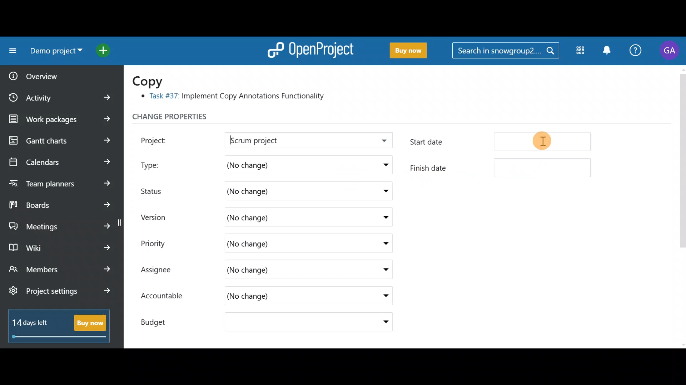 The height and width of the screenshot is (385, 686). I want to click on ® Task #37: Implement Copy Annotations Functionality, so click(236, 97).